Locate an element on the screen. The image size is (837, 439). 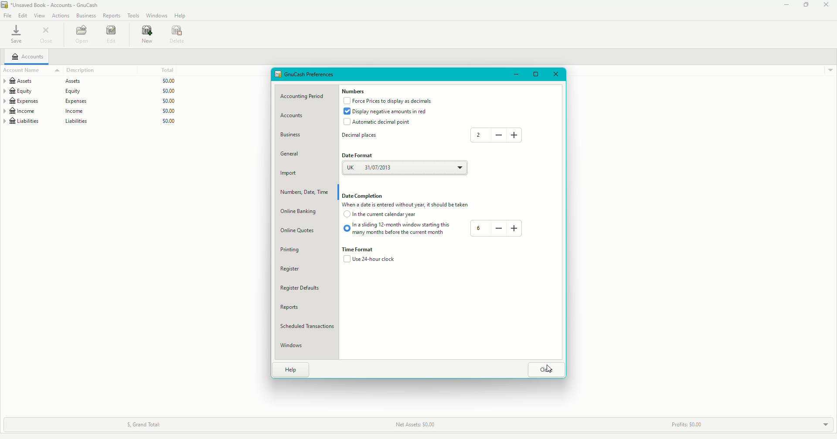
Plus is located at coordinates (517, 135).